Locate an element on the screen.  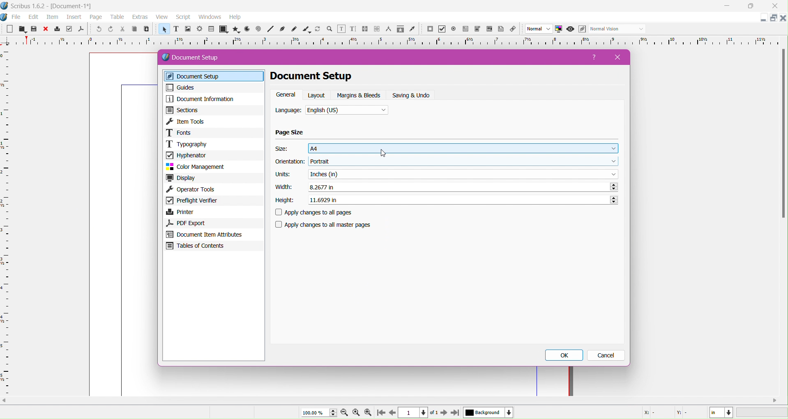
pdf checkbox is located at coordinates (442, 29).